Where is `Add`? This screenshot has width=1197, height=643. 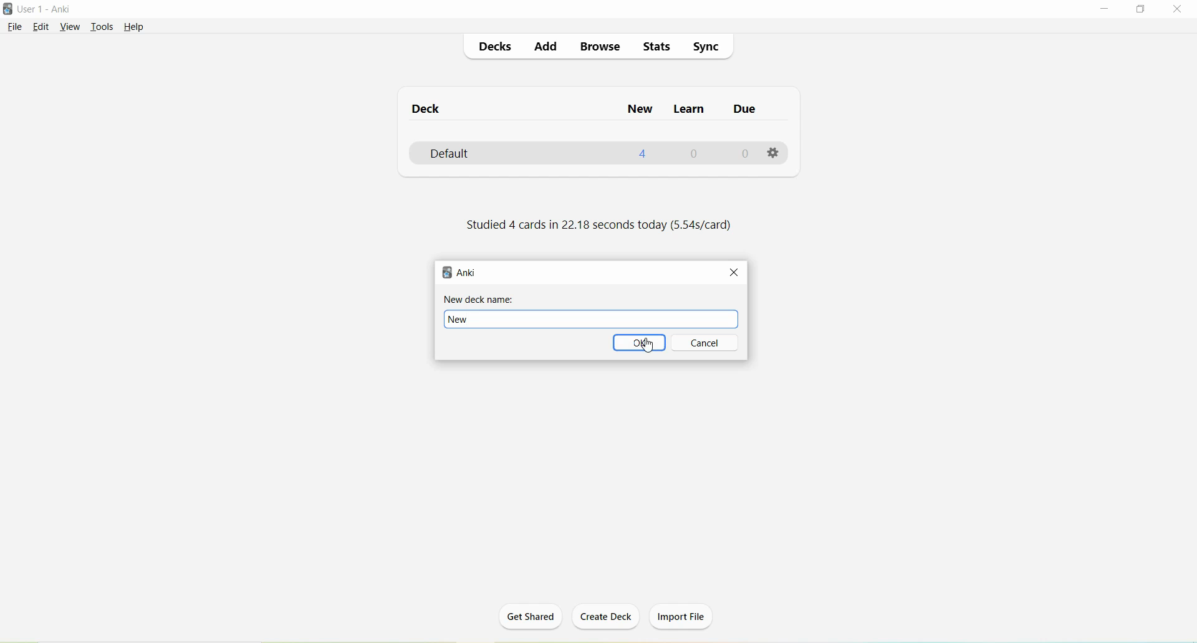
Add is located at coordinates (547, 47).